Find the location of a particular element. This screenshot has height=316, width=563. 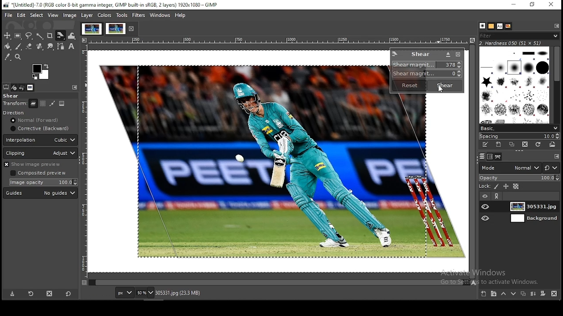

image is located at coordinates (69, 15).